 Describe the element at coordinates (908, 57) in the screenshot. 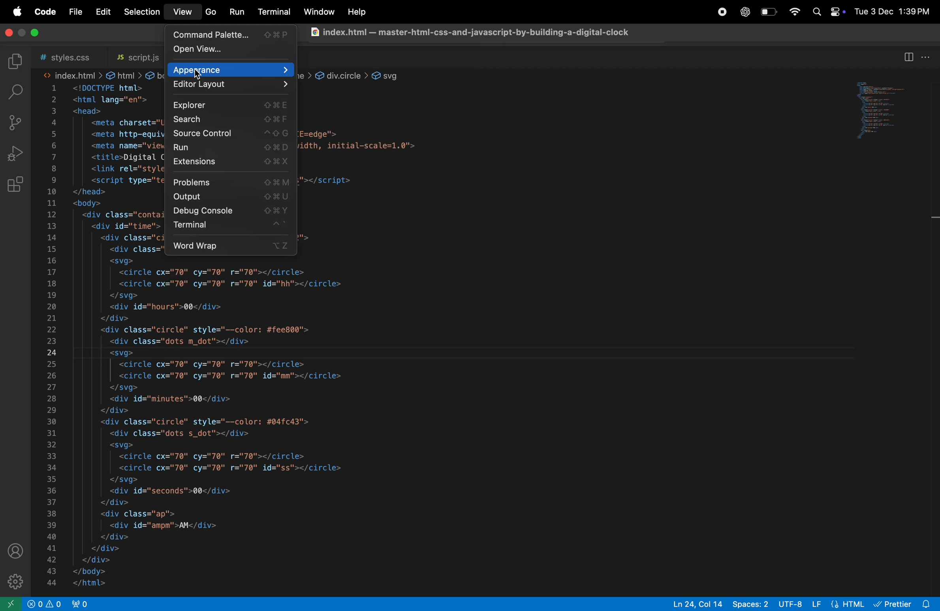

I see `split editor` at that location.